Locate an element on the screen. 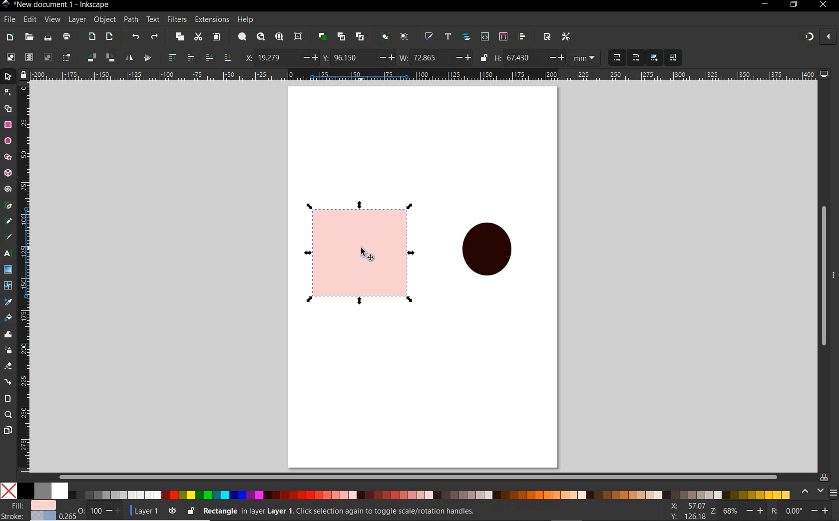  toggle selection box is located at coordinates (66, 58).